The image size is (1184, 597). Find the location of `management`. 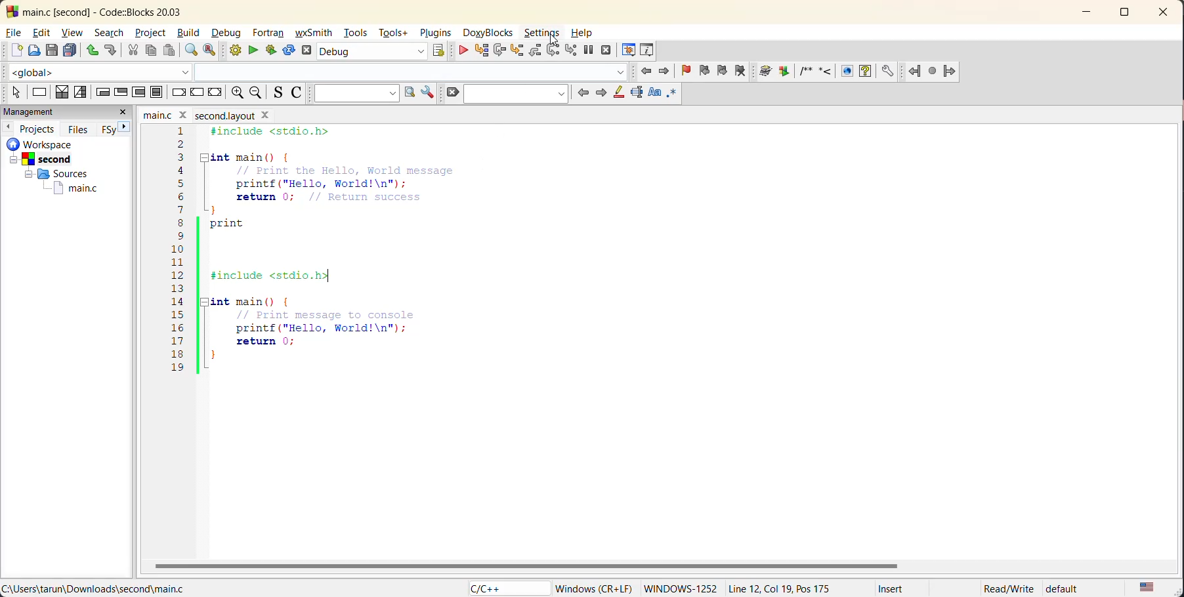

management is located at coordinates (51, 112).